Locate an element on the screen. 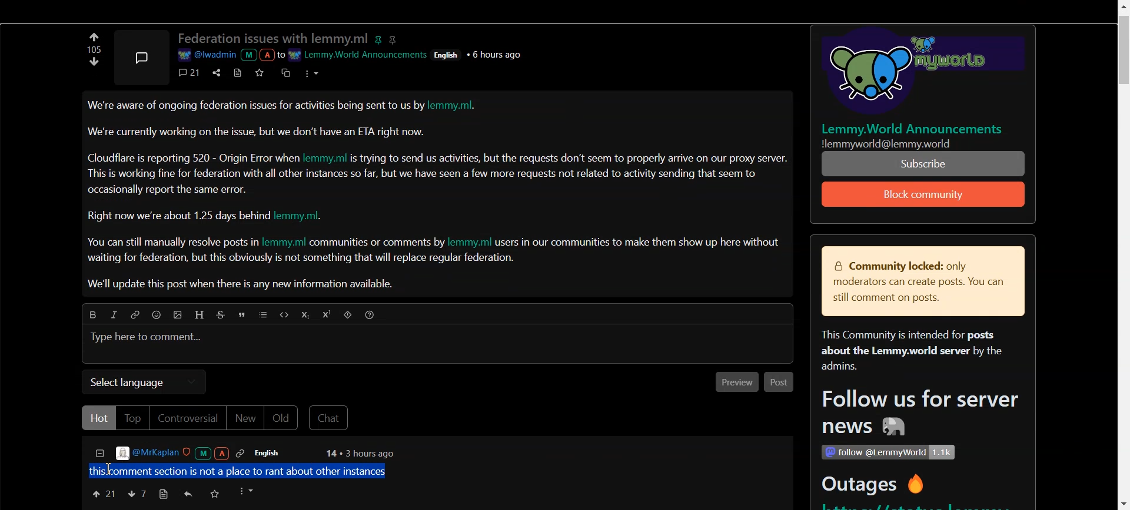 The image size is (1130, 510). Right now we're about 1.25 days behind is located at coordinates (180, 216).